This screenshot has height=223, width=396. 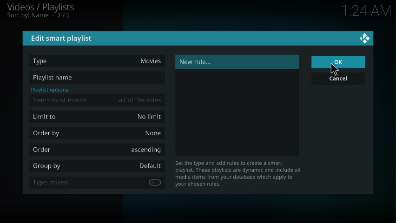 I want to click on limit to, so click(x=46, y=117).